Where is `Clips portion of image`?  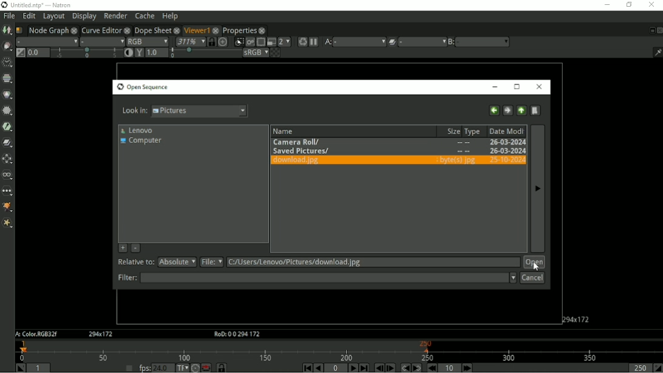
Clips portion of image is located at coordinates (239, 42).